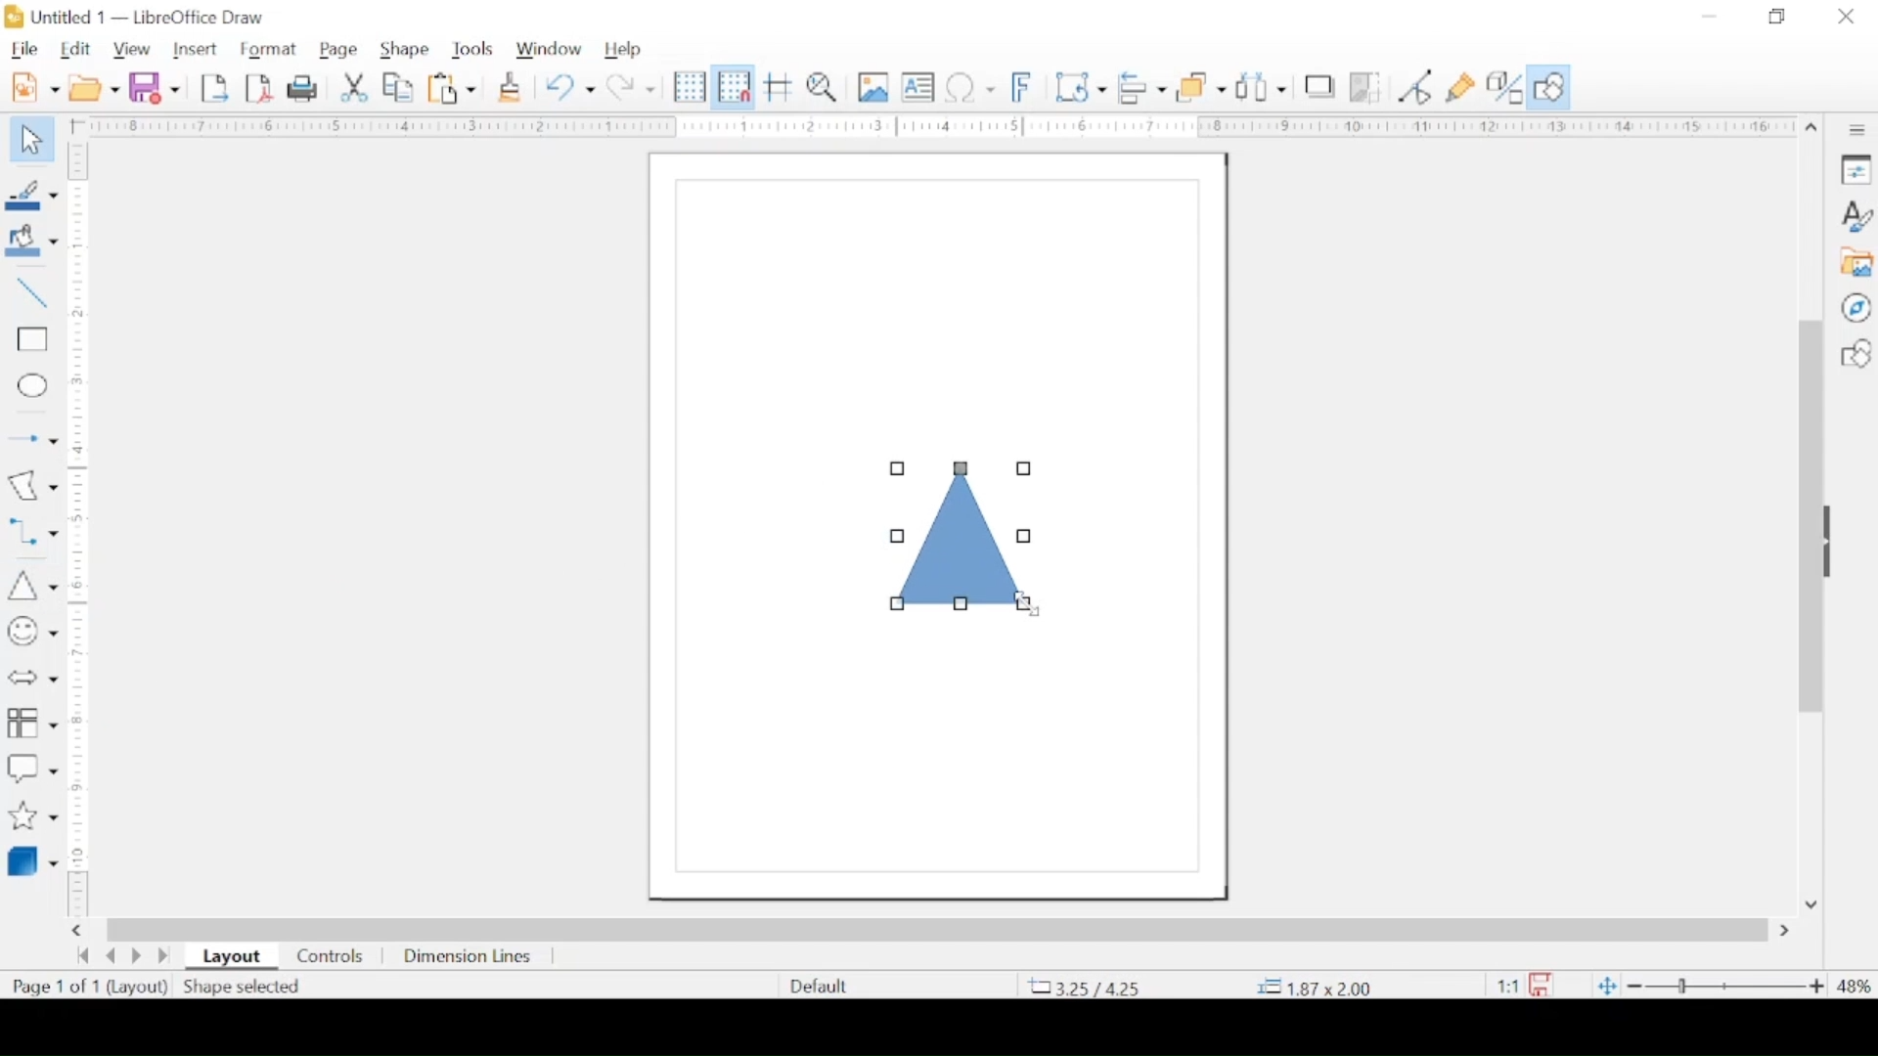 Image resolution: width=1878 pixels, height=1056 pixels. I want to click on insert arrow, so click(31, 436).